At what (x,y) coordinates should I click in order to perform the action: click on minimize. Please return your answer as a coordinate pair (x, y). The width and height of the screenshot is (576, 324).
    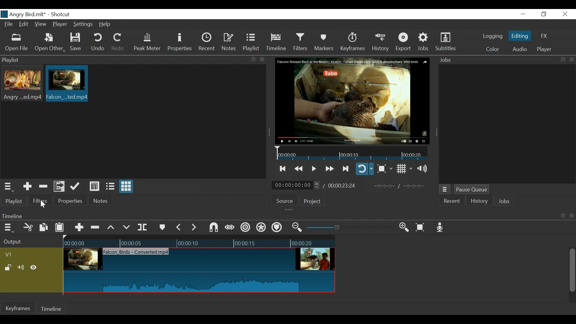
    Looking at the image, I should click on (523, 14).